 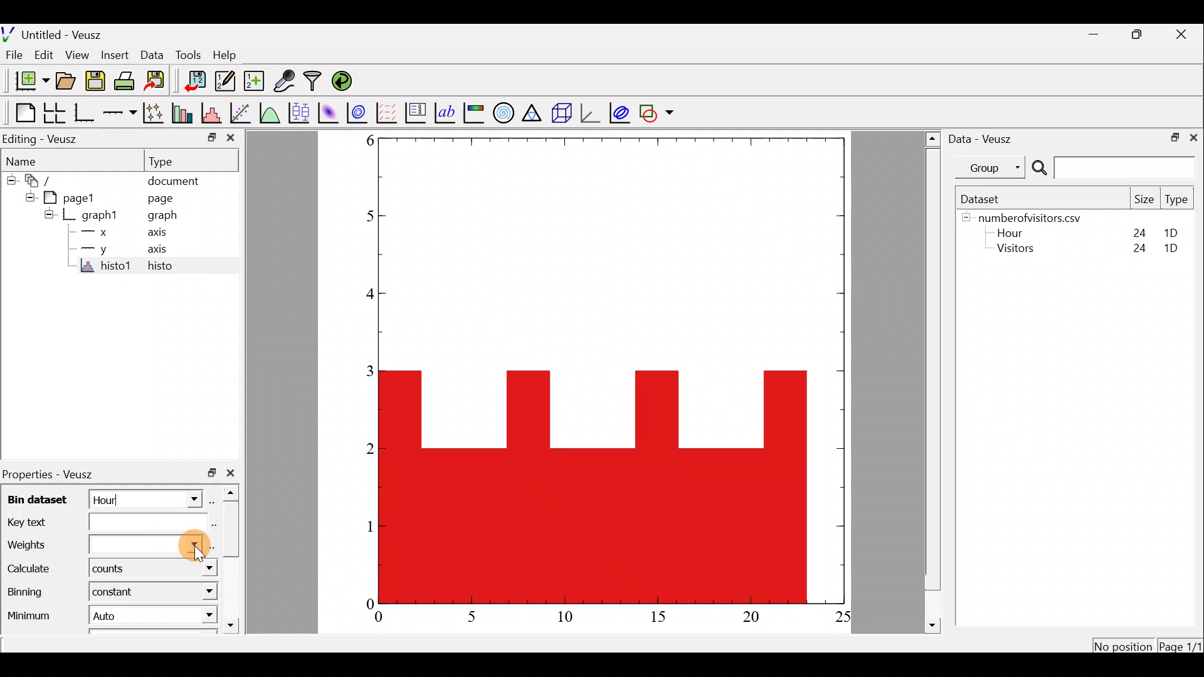 I want to click on Cursor, so click(x=177, y=545).